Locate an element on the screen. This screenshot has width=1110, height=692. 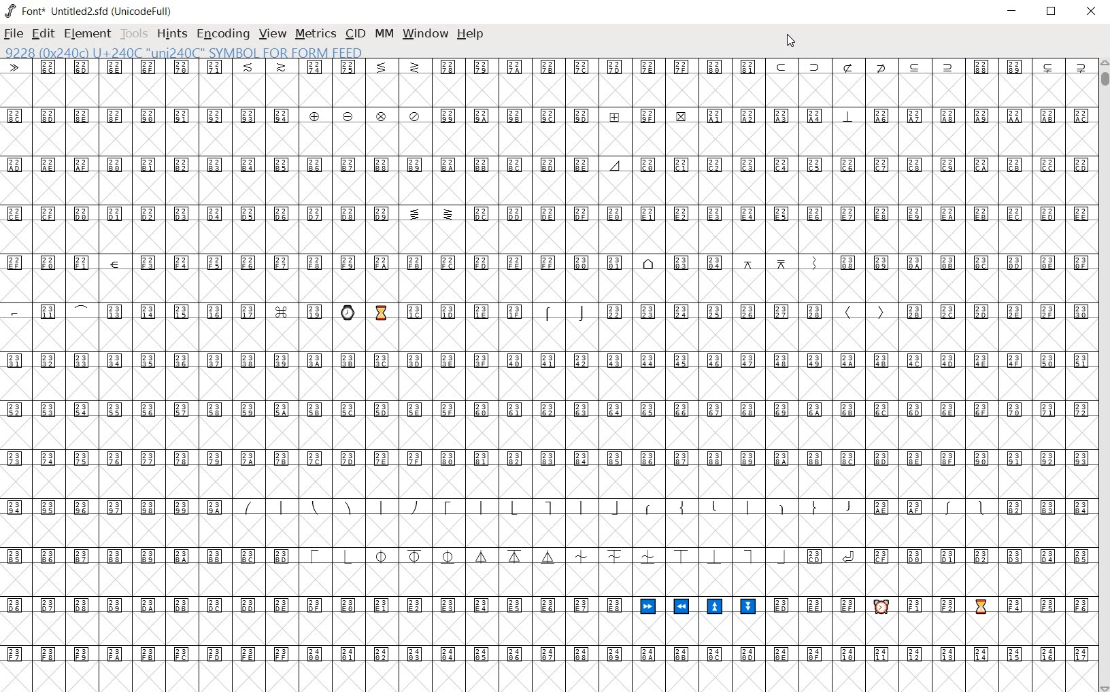
scrollbar is located at coordinates (1103, 375).